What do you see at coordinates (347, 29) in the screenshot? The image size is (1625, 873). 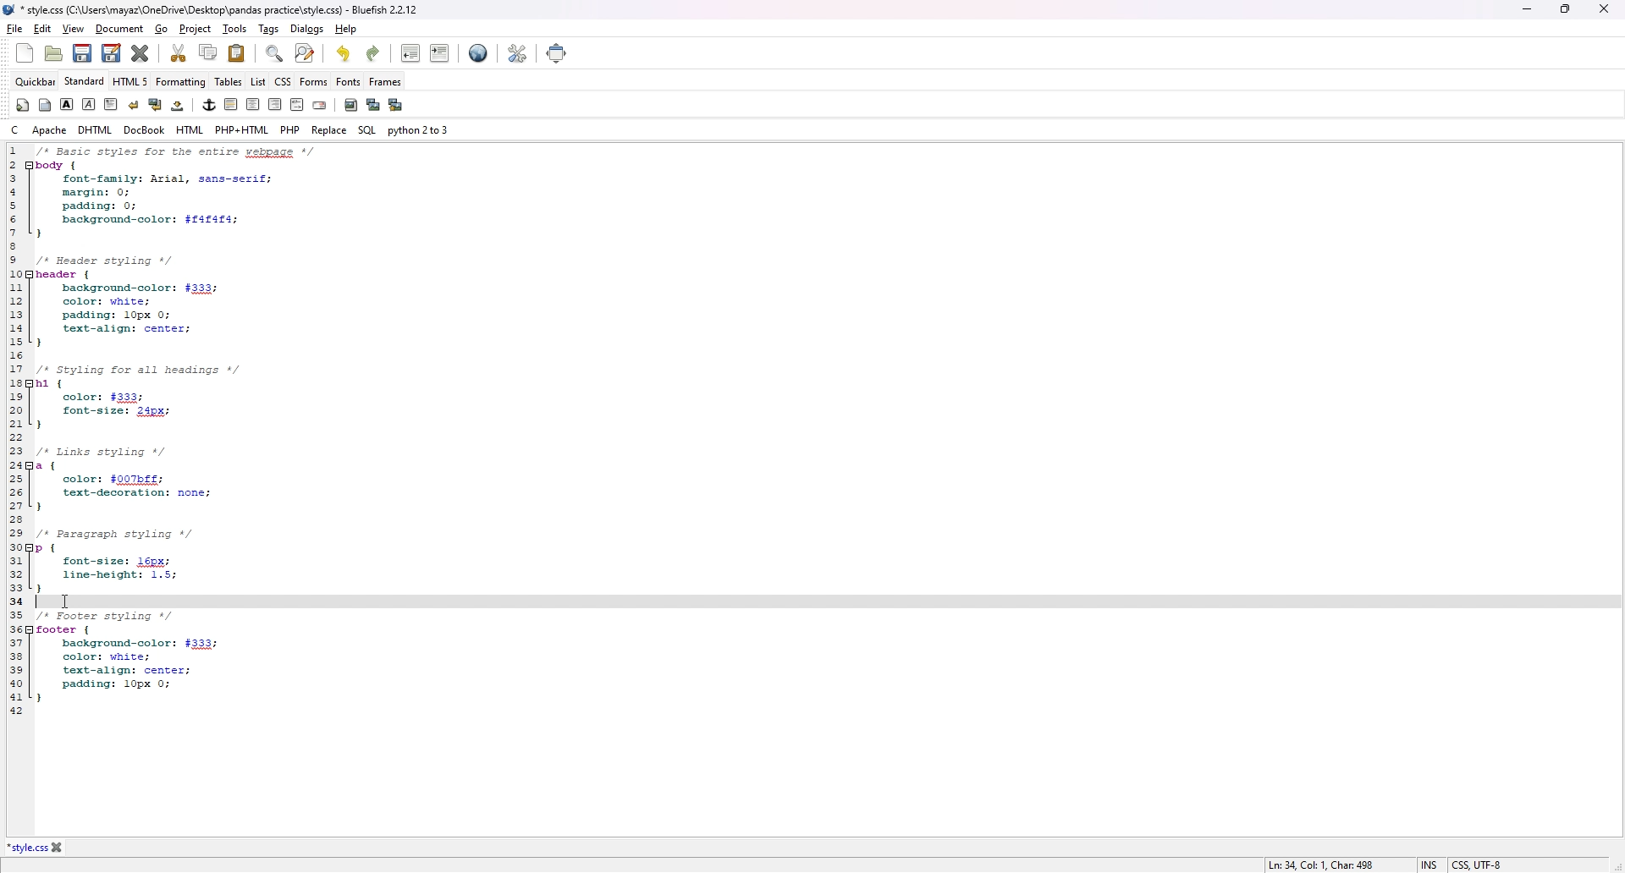 I see `help` at bounding box center [347, 29].